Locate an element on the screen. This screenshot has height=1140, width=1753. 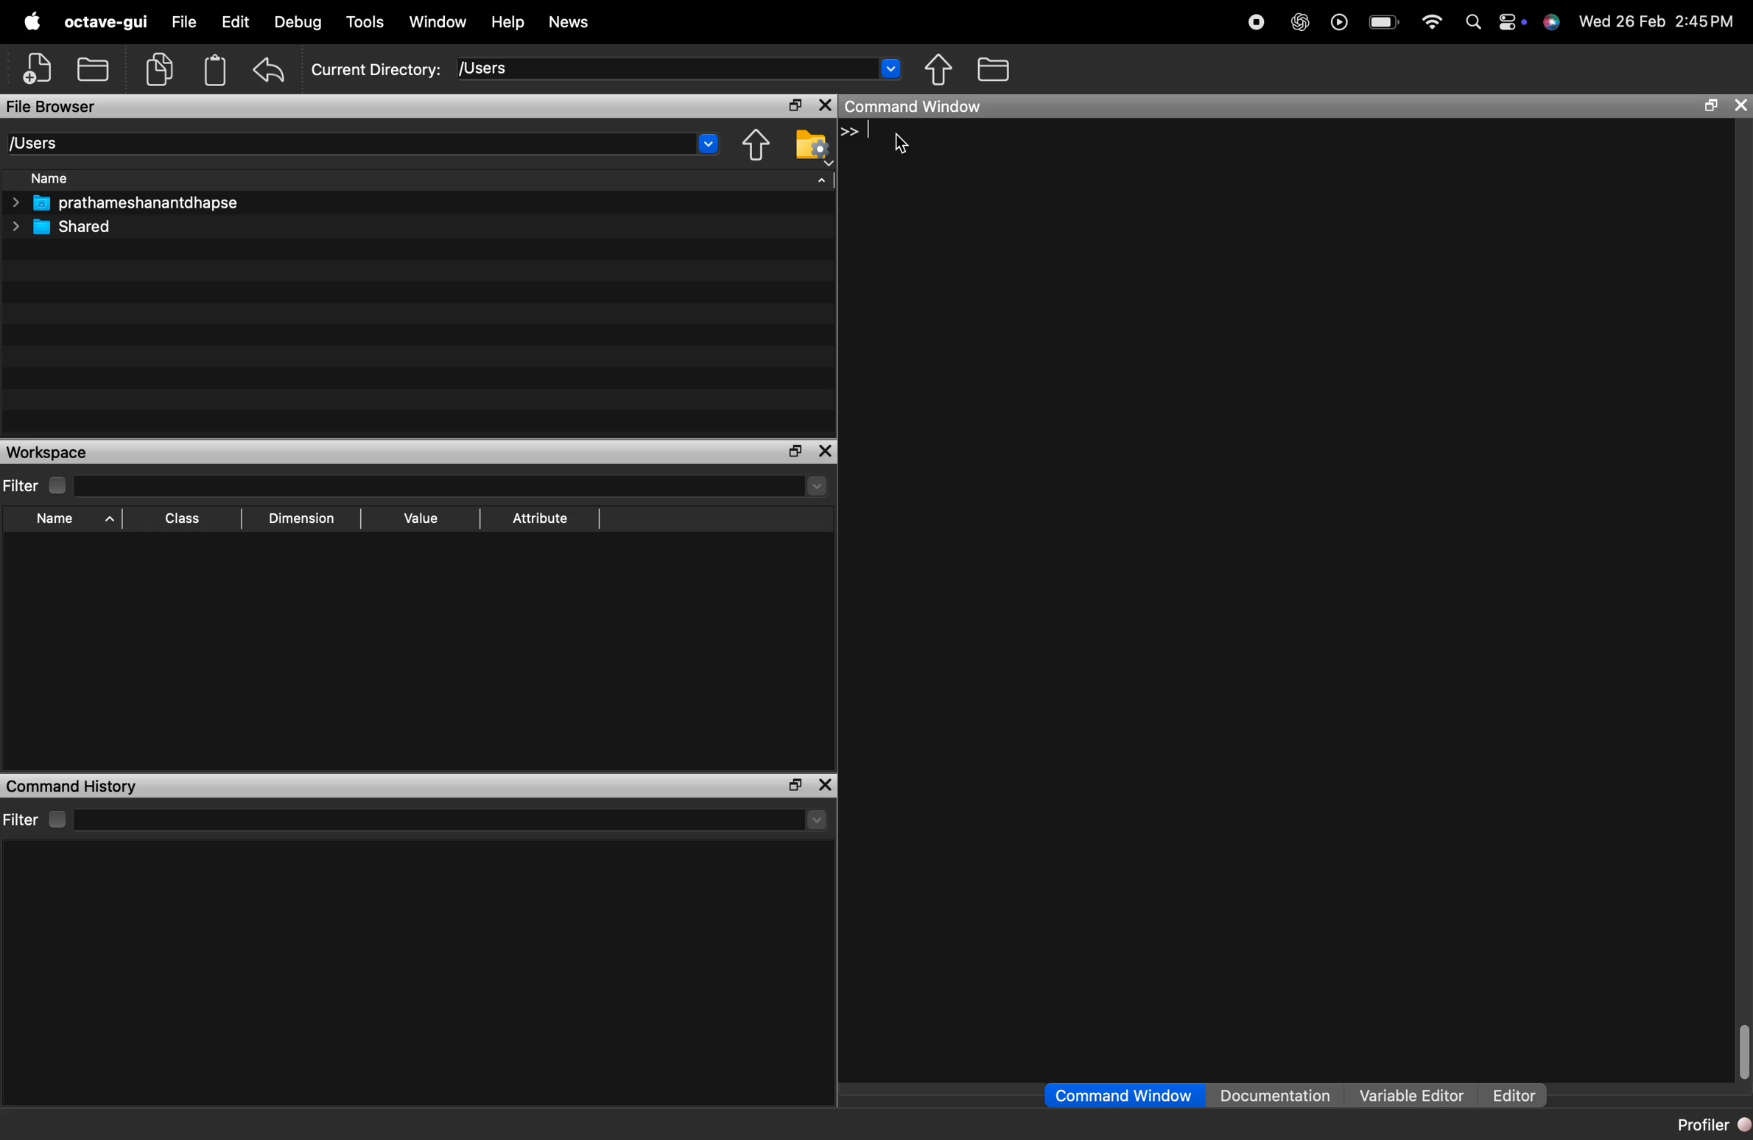
News is located at coordinates (579, 21).